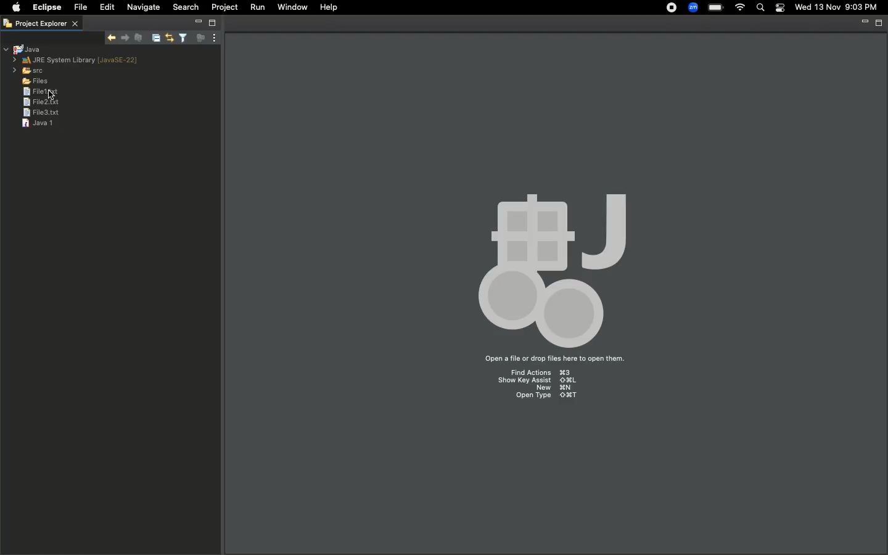 The height and width of the screenshot is (555, 888). Describe the element at coordinates (878, 24) in the screenshot. I see `Maximize` at that location.